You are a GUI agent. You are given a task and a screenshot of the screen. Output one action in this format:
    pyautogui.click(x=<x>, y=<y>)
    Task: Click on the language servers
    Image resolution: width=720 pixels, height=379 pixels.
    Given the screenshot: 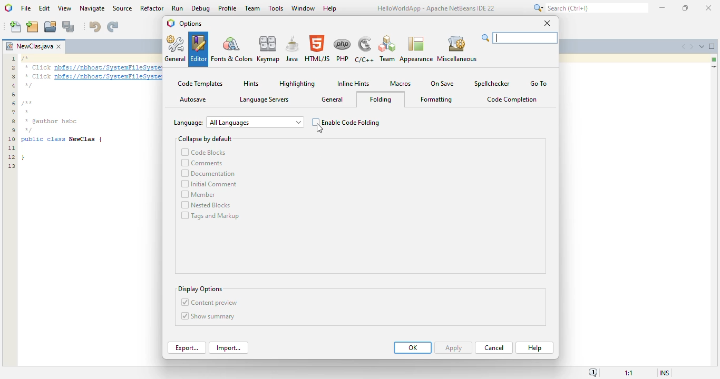 What is the action you would take?
    pyautogui.click(x=264, y=99)
    